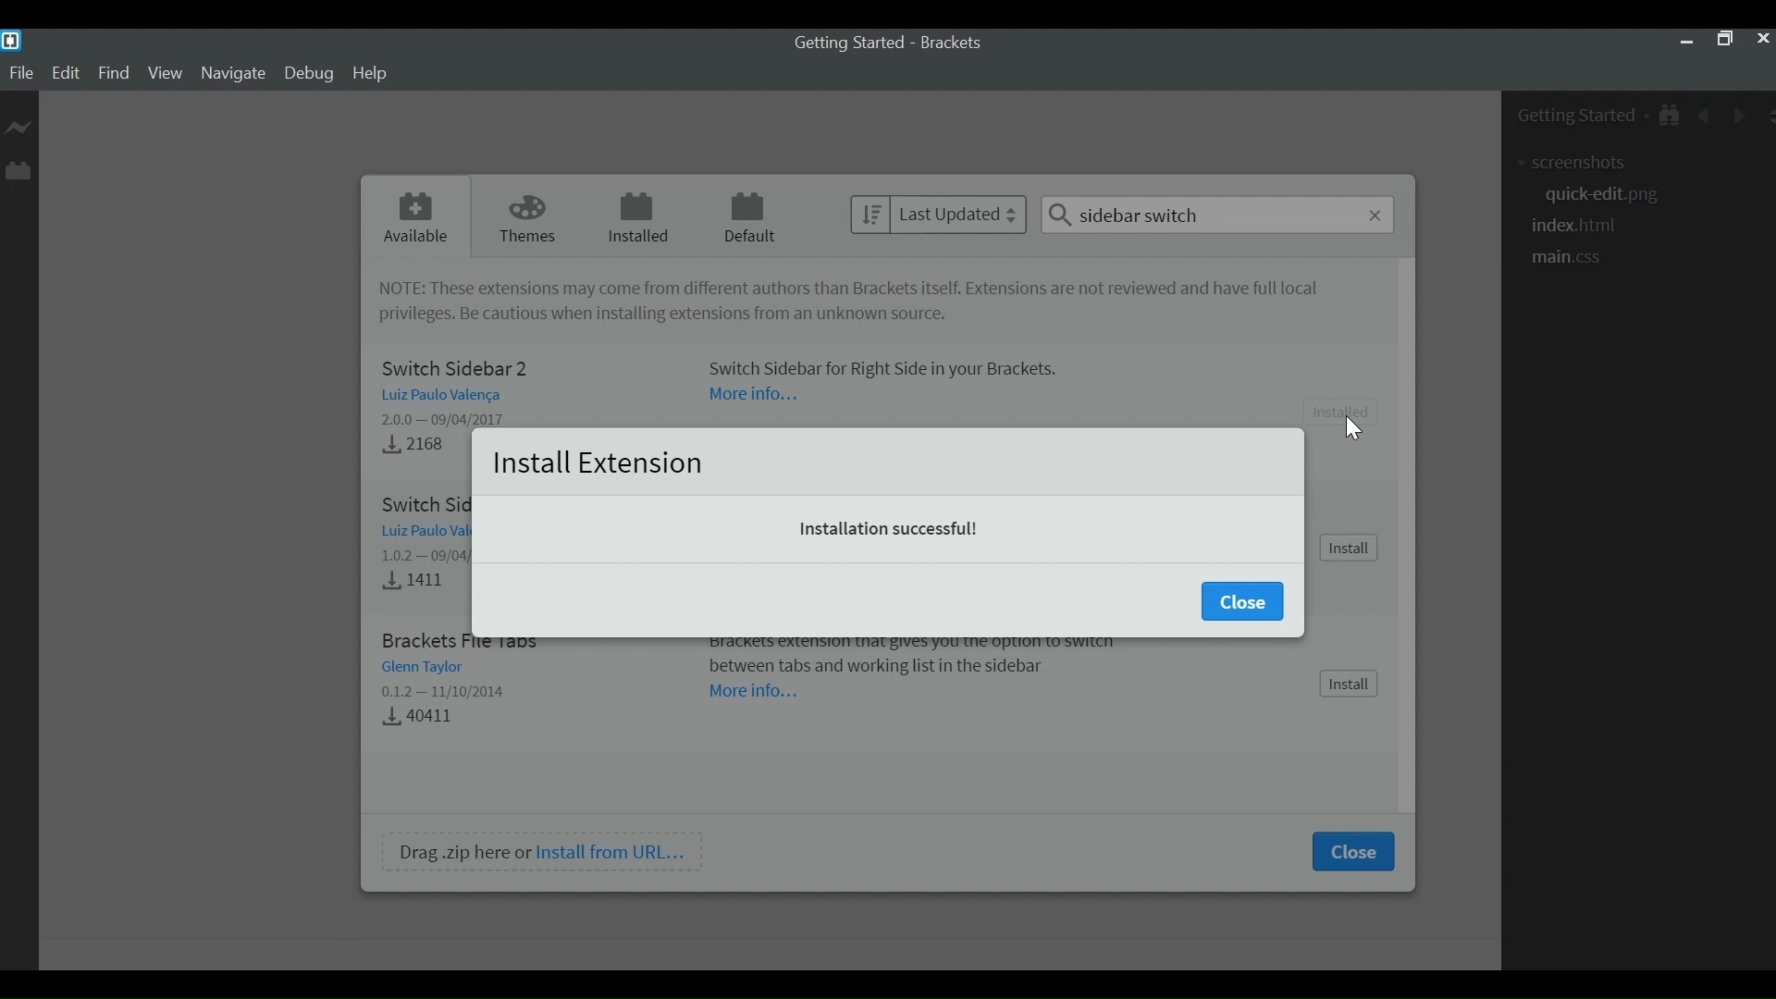 This screenshot has height=999, width=1776. What do you see at coordinates (1217, 214) in the screenshot?
I see `Search` at bounding box center [1217, 214].